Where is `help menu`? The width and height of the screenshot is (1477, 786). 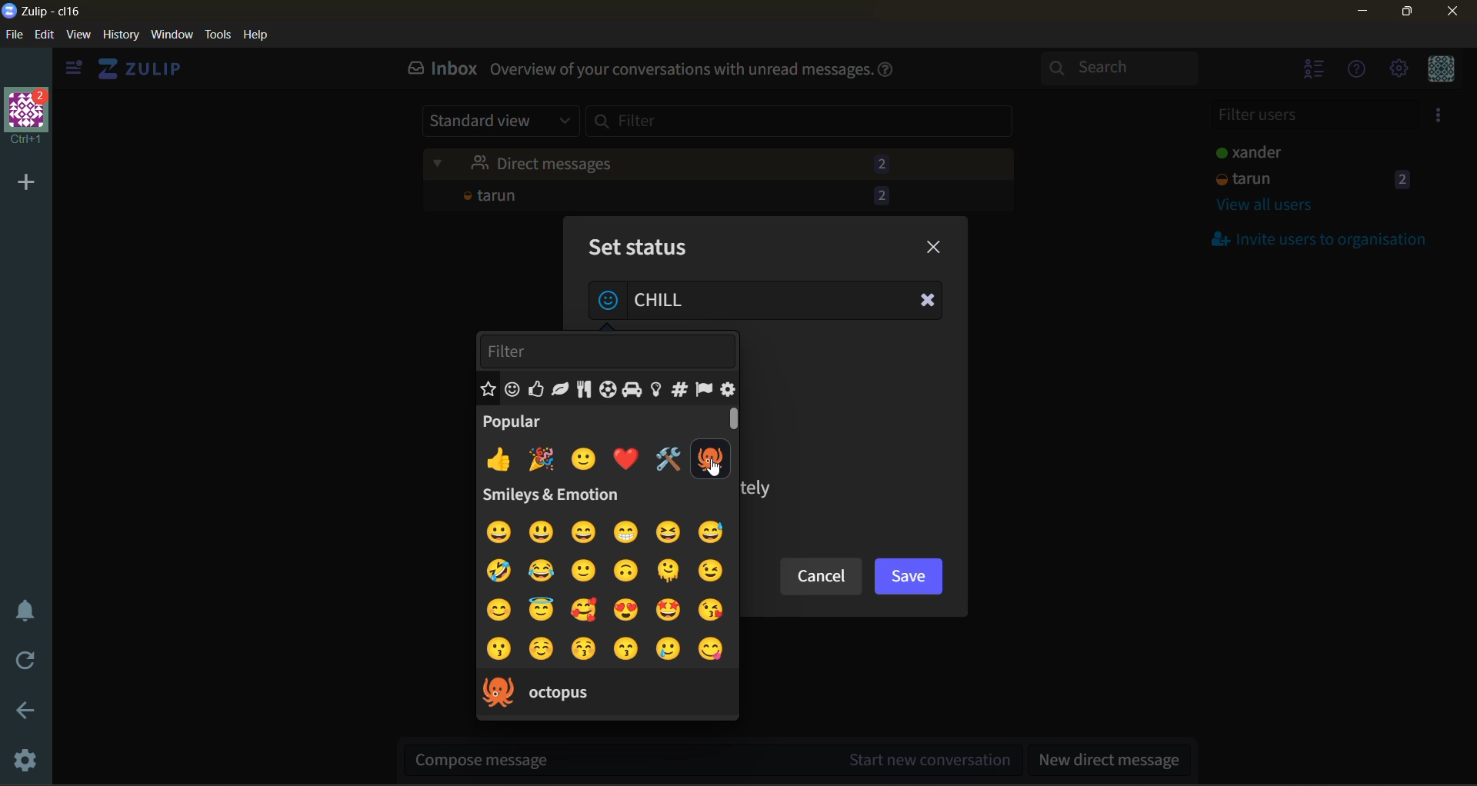
help menu is located at coordinates (1360, 73).